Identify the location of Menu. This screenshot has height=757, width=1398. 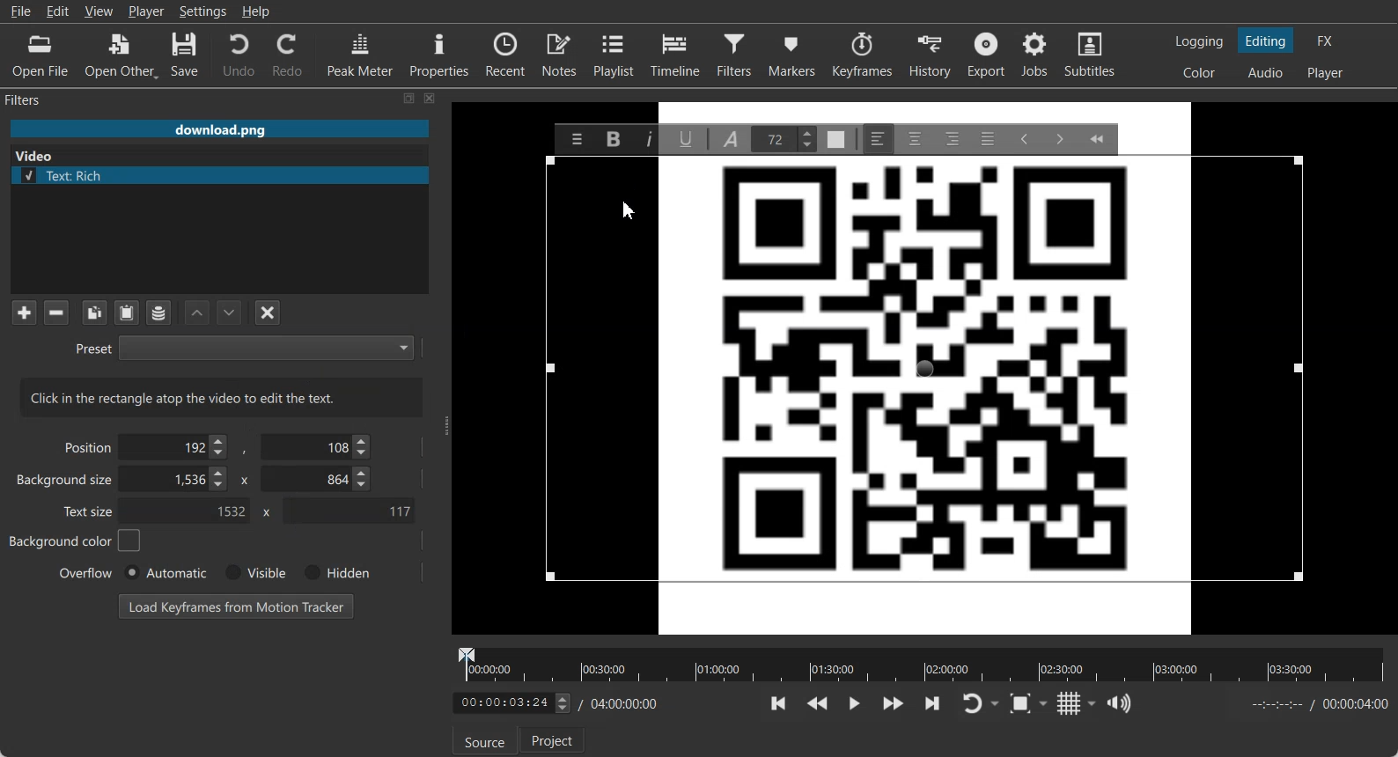
(577, 138).